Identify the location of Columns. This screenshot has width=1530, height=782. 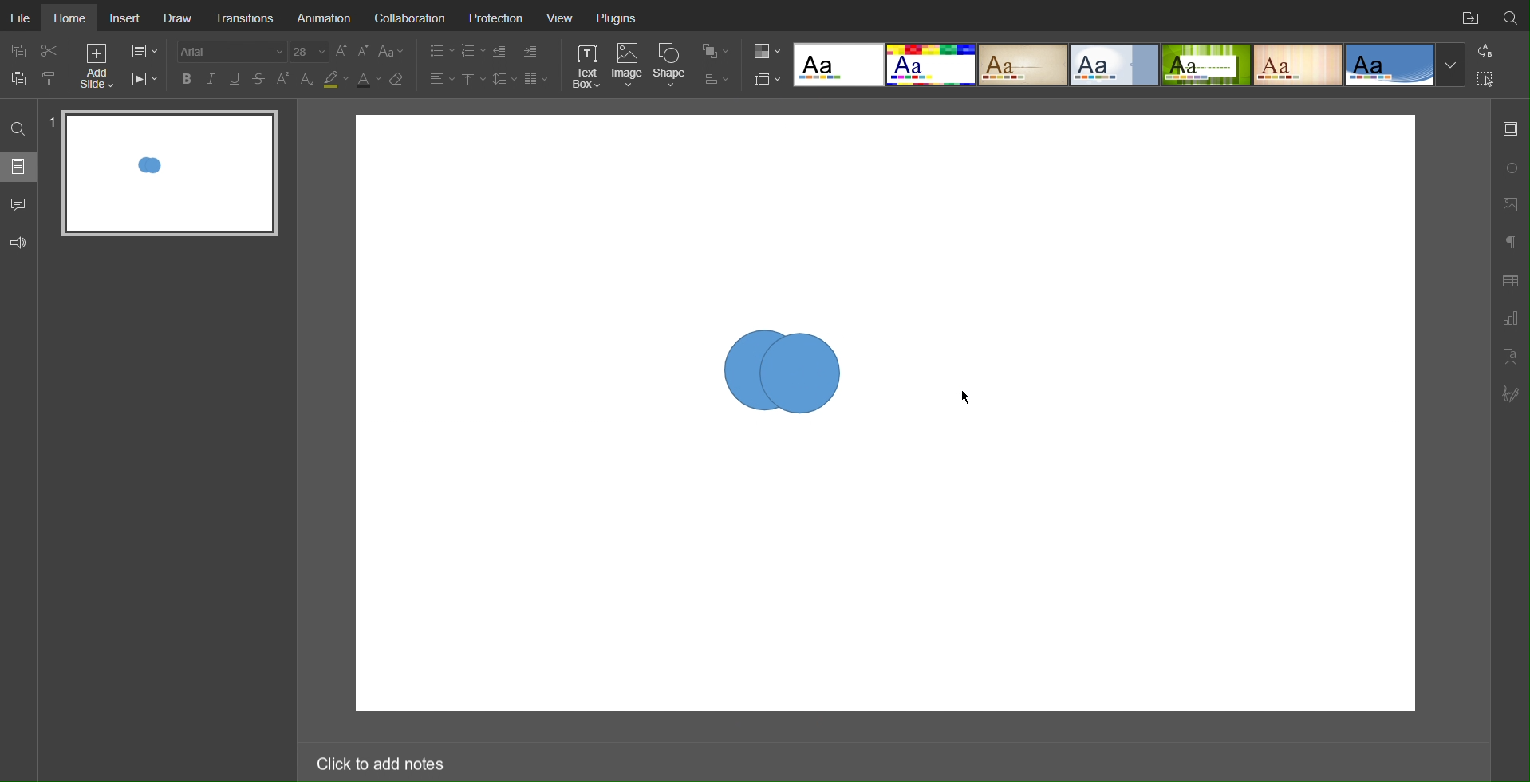
(538, 78).